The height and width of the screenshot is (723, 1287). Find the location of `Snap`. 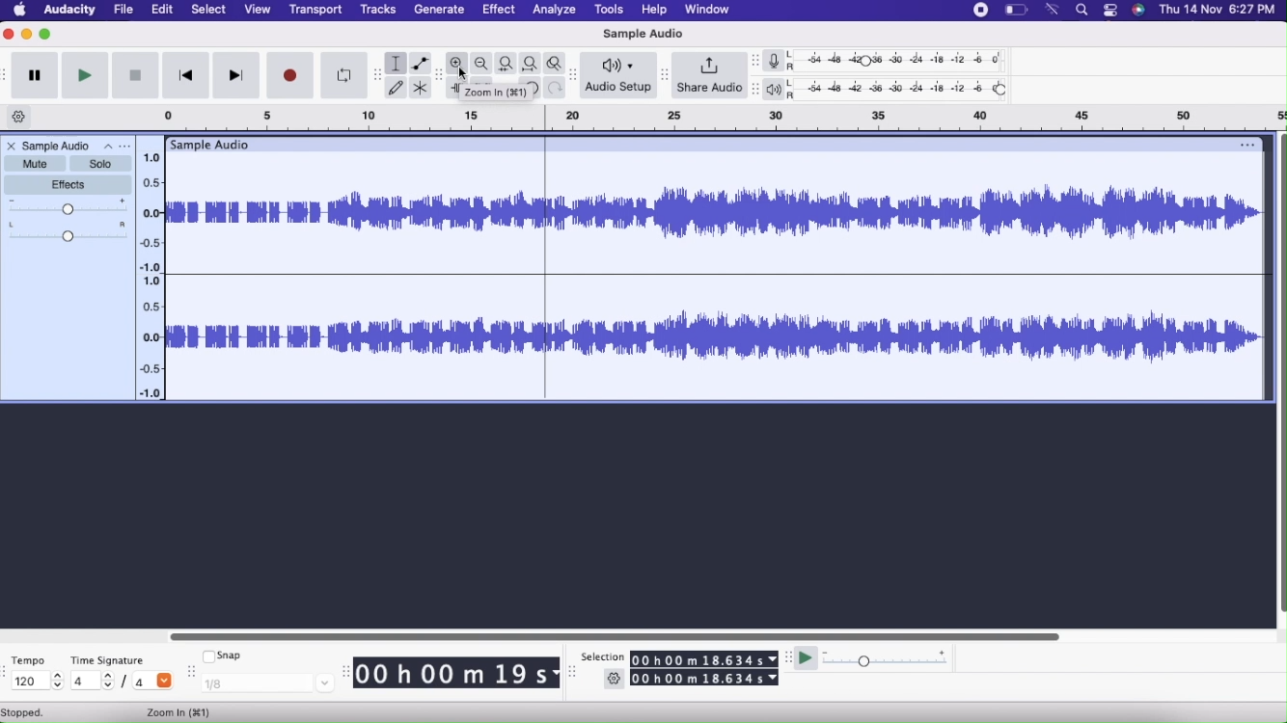

Snap is located at coordinates (226, 656).